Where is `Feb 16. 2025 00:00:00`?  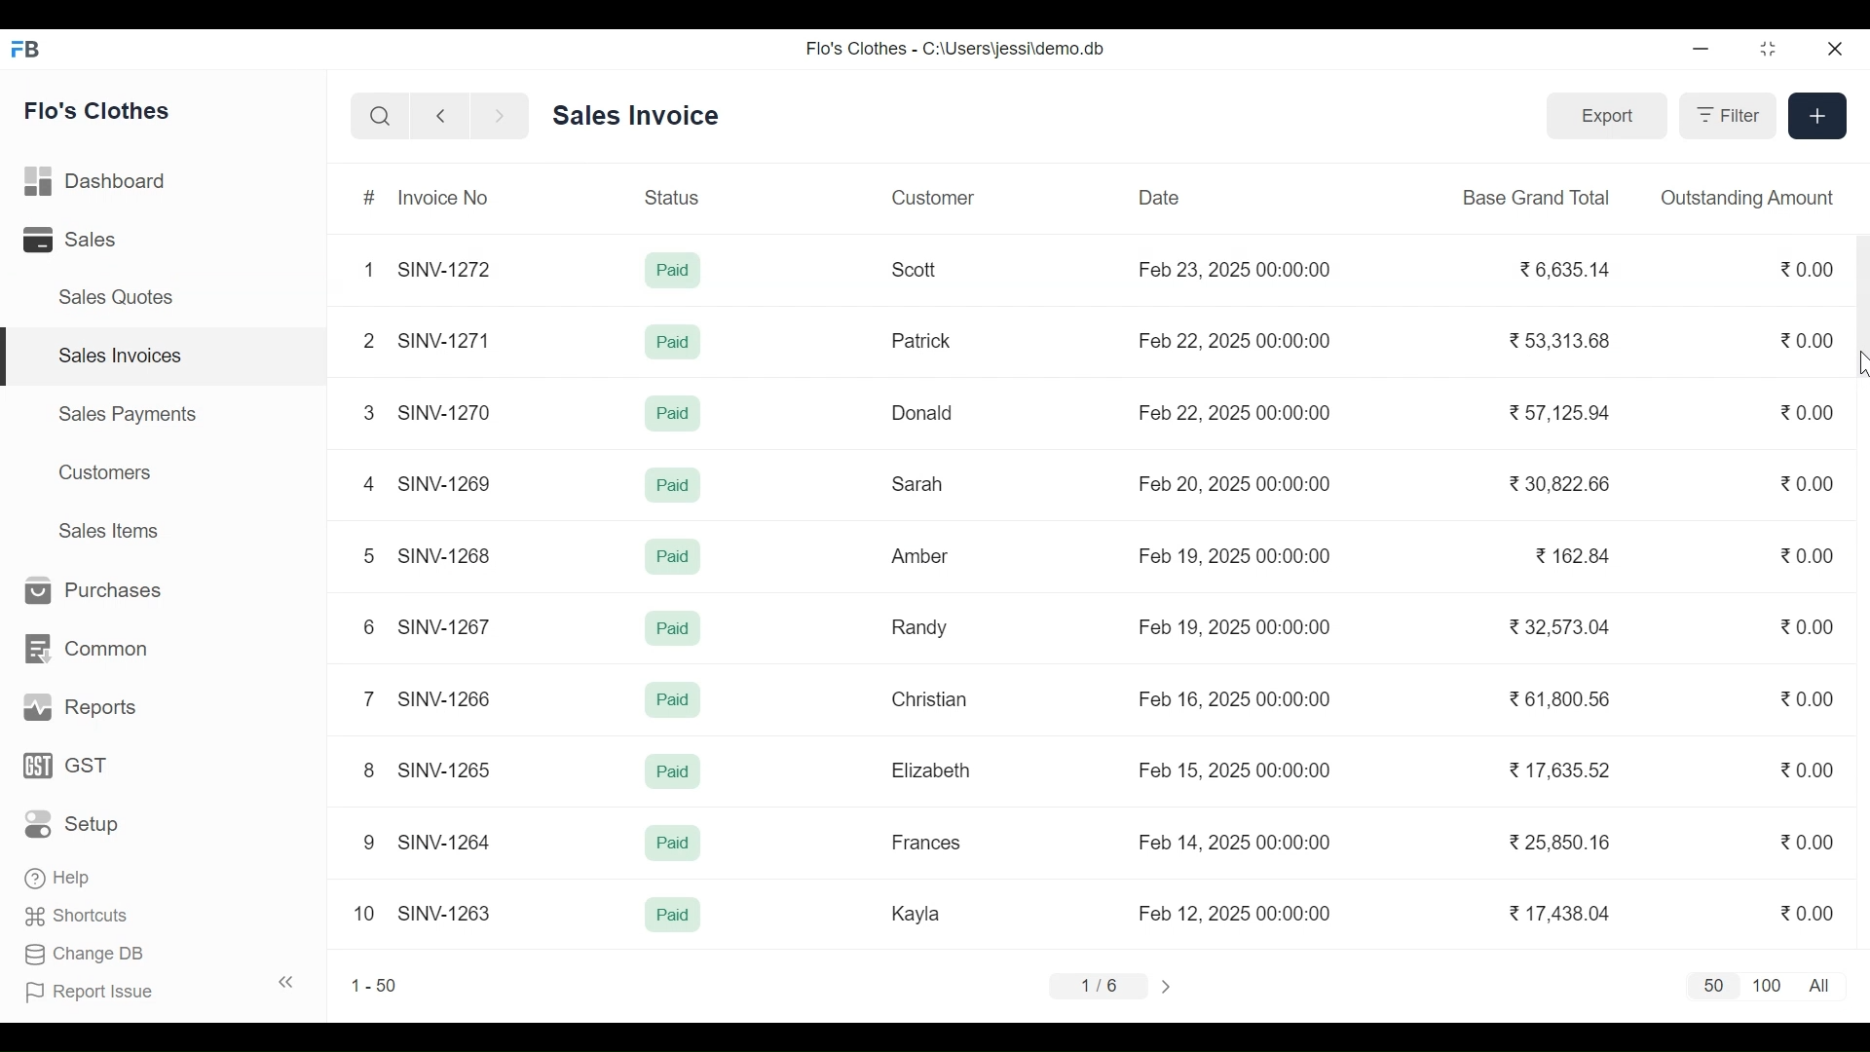 Feb 16. 2025 00:00:00 is located at coordinates (1233, 698).